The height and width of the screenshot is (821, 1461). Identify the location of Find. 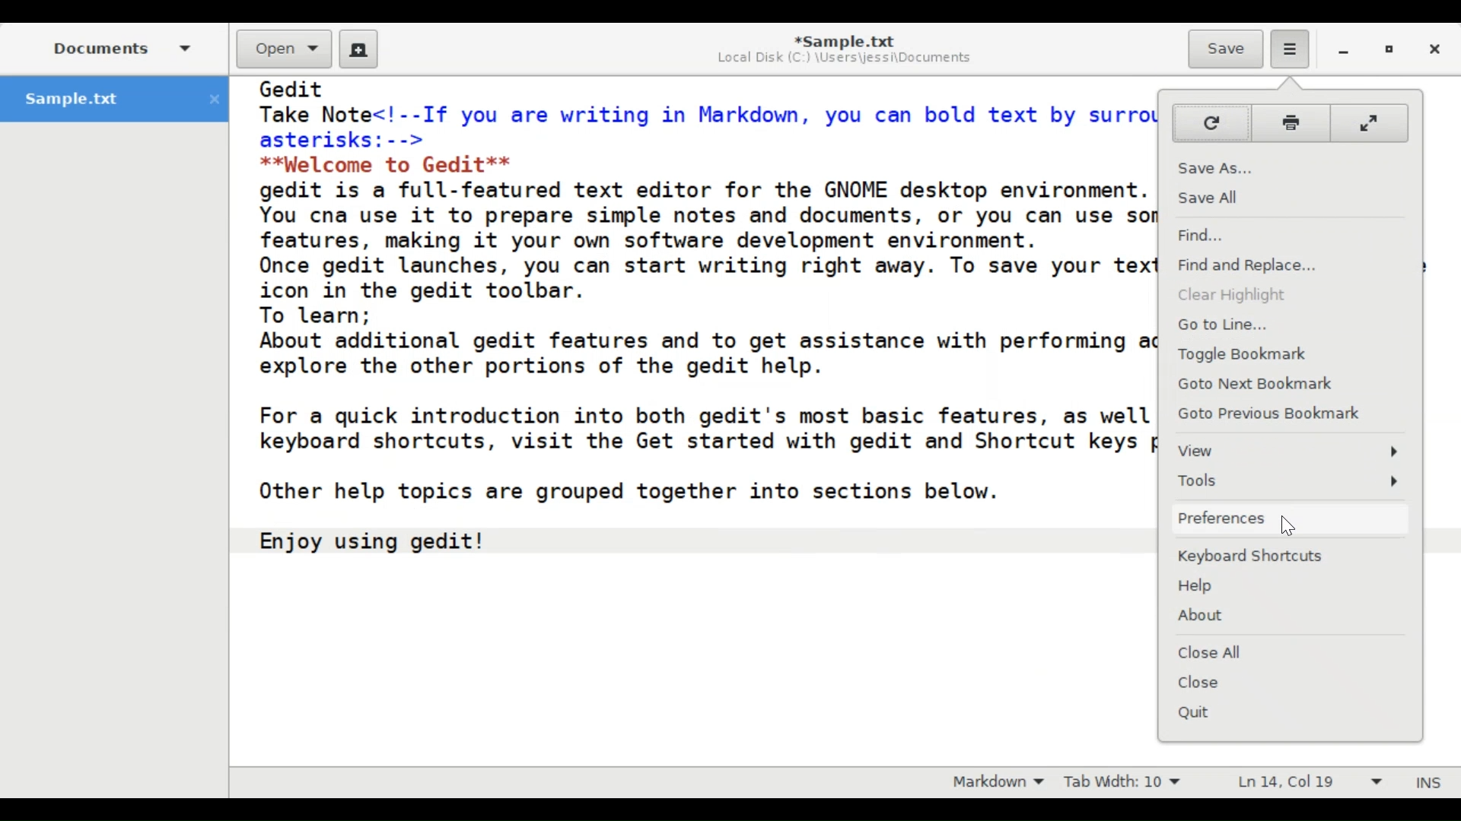
(1288, 234).